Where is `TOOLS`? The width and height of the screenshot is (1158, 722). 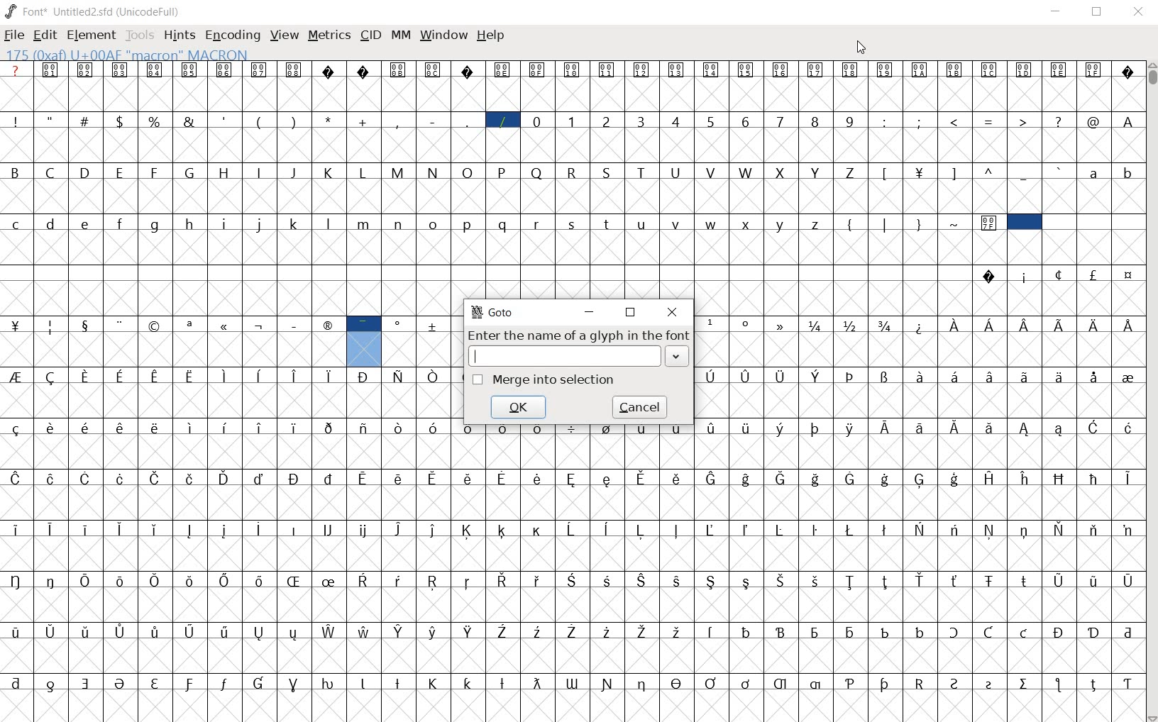
TOOLS is located at coordinates (139, 35).